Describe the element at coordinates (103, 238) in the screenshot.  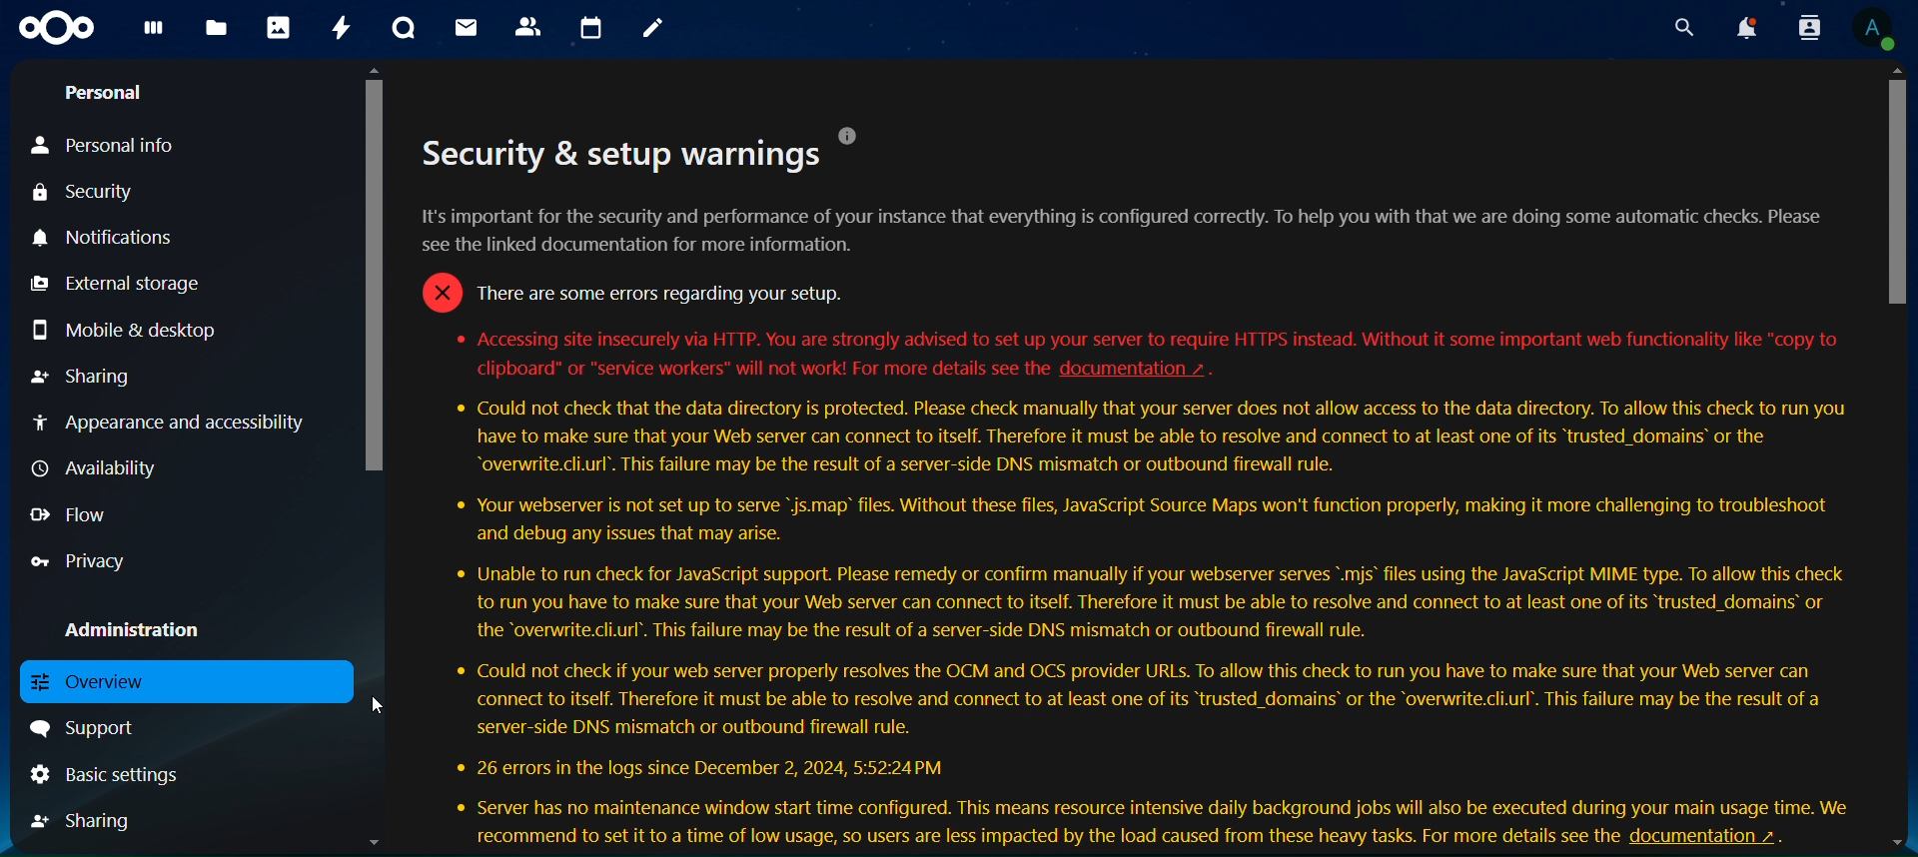
I see `notifications` at that location.